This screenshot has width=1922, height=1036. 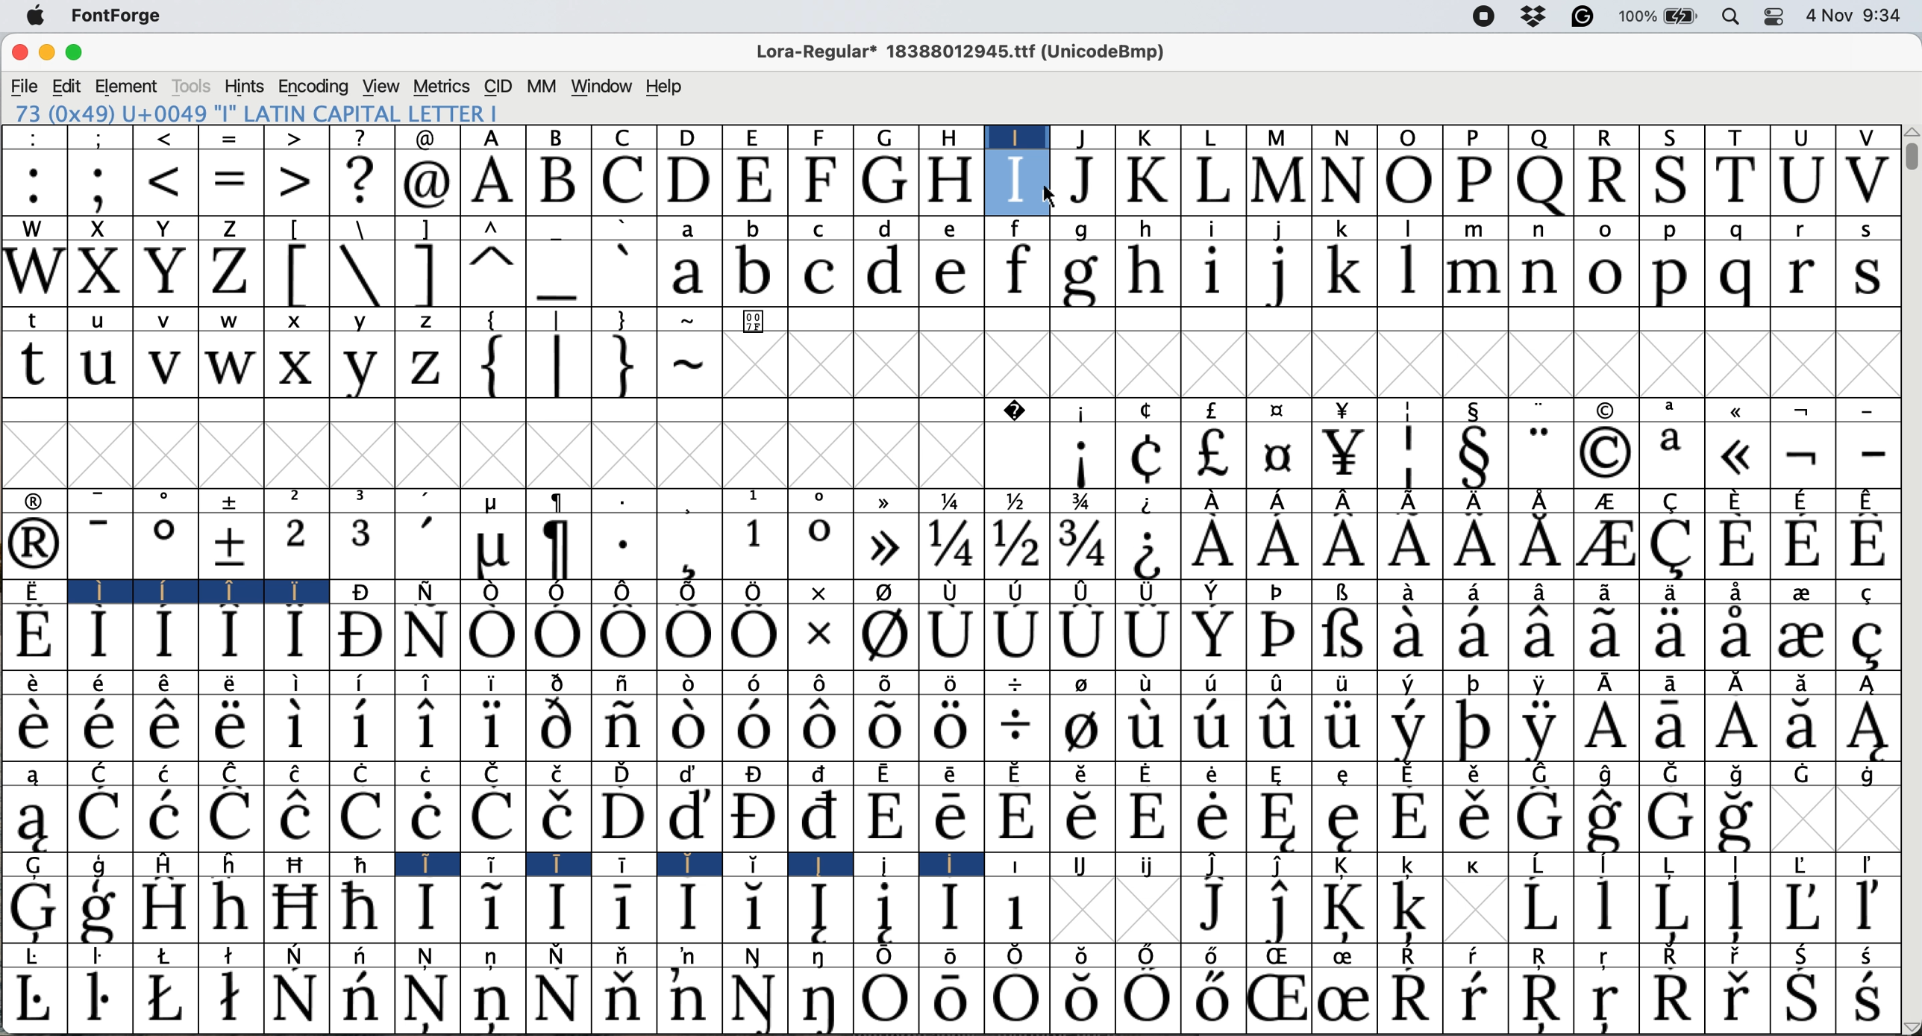 What do you see at coordinates (96, 591) in the screenshot?
I see `I` at bounding box center [96, 591].